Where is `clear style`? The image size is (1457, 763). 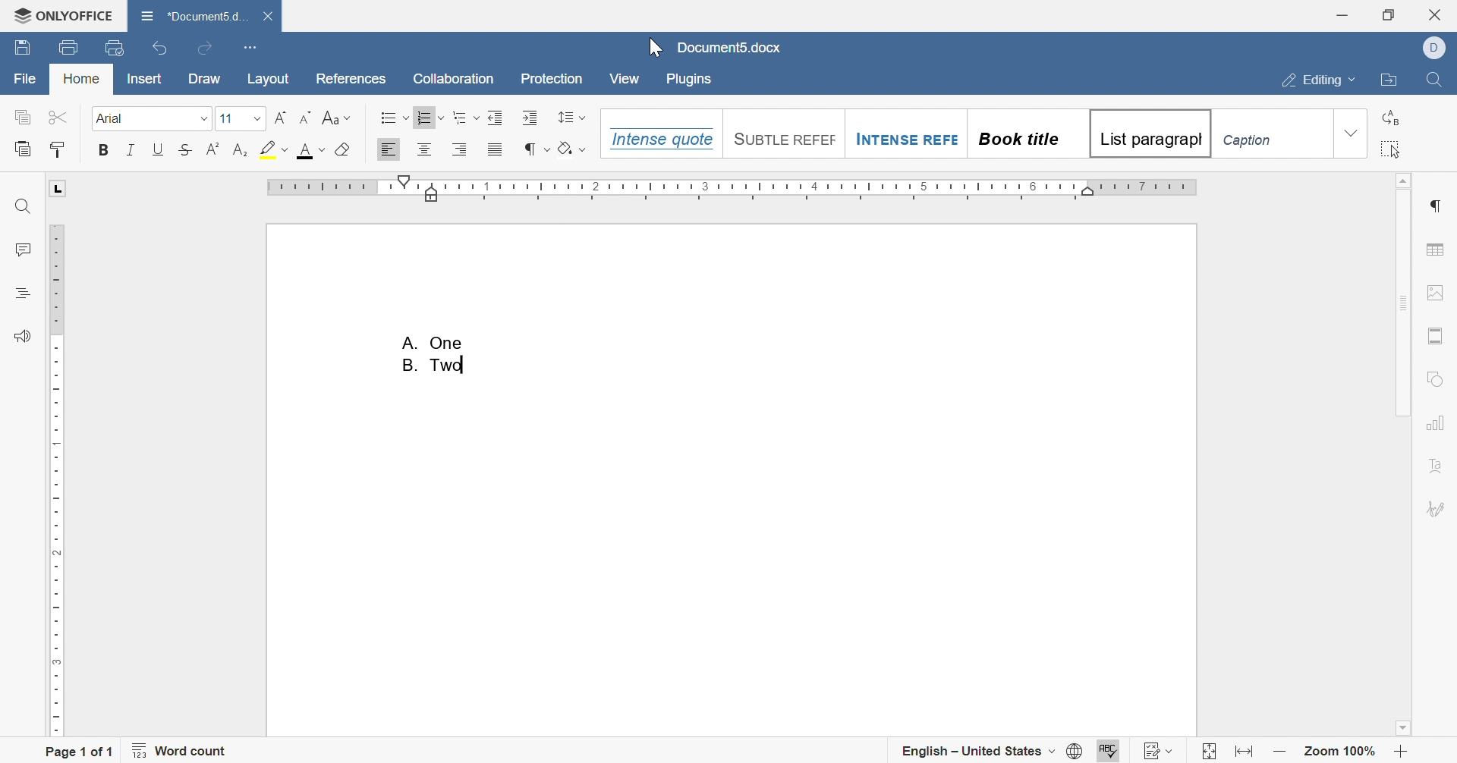 clear style is located at coordinates (345, 149).